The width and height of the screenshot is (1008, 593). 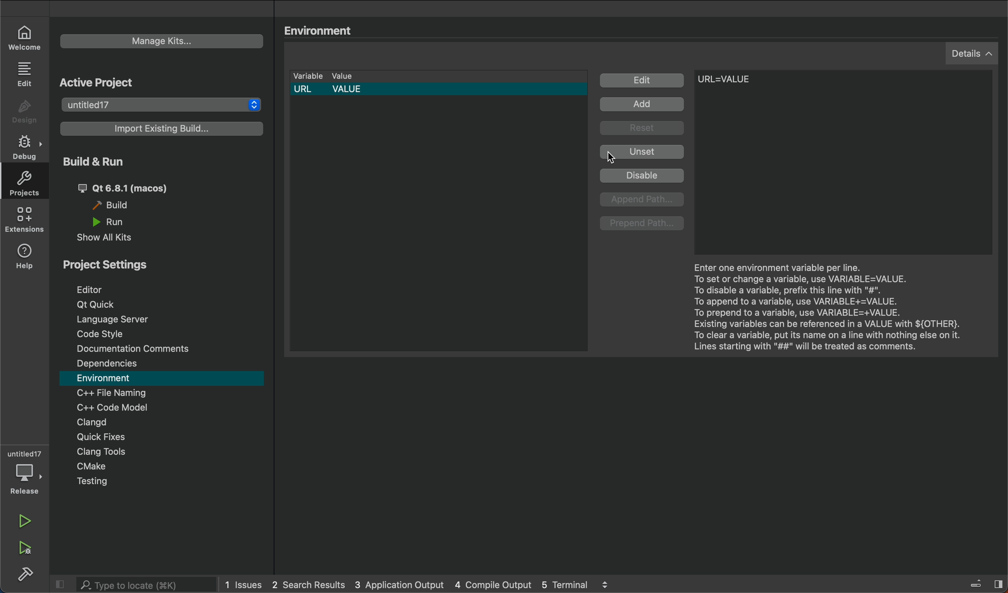 What do you see at coordinates (643, 200) in the screenshot?
I see `append path` at bounding box center [643, 200].